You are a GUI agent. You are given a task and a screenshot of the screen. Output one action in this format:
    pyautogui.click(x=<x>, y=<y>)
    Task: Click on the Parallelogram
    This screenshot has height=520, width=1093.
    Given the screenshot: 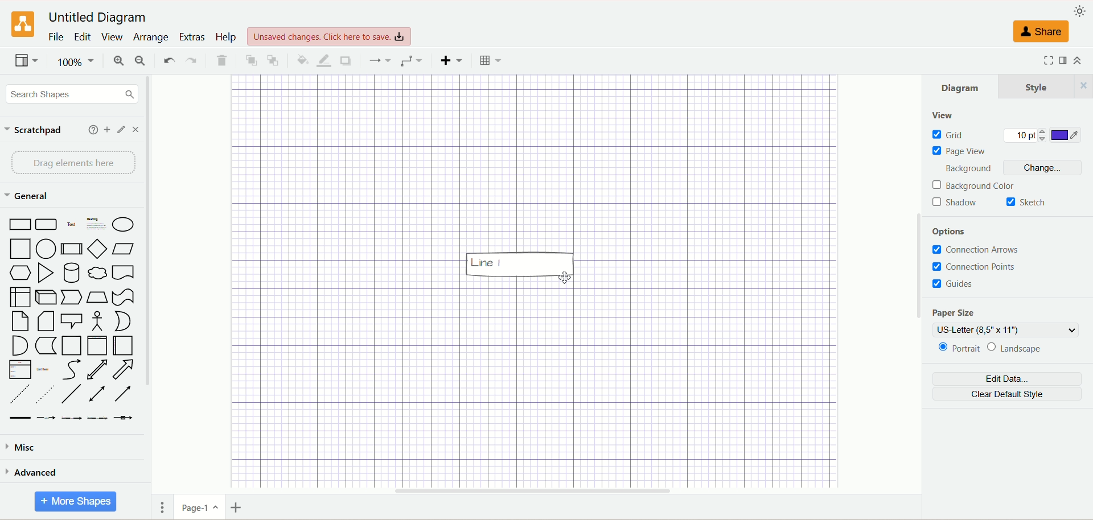 What is the action you would take?
    pyautogui.click(x=123, y=249)
    